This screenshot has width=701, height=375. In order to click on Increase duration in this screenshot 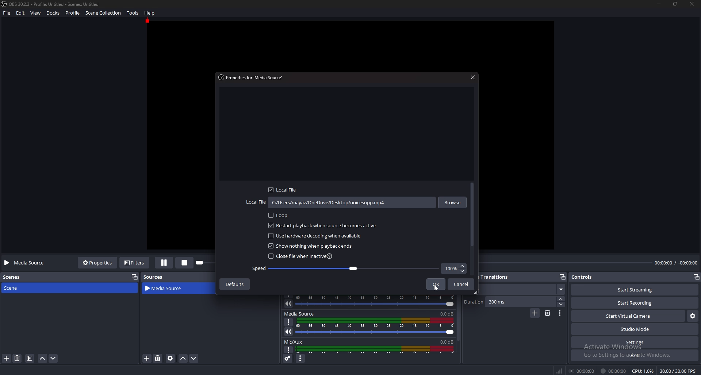, I will do `click(562, 299)`.